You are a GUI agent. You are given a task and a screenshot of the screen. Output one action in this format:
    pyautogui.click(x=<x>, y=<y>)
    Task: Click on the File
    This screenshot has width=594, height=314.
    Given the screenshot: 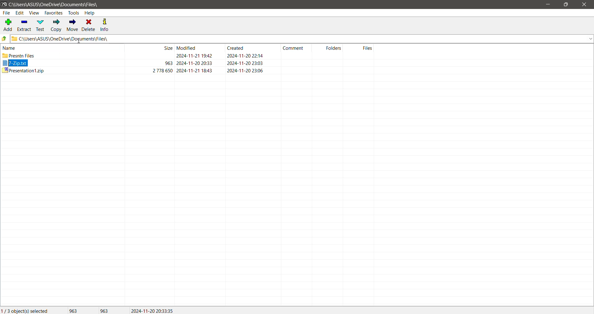 What is the action you would take?
    pyautogui.click(x=7, y=13)
    